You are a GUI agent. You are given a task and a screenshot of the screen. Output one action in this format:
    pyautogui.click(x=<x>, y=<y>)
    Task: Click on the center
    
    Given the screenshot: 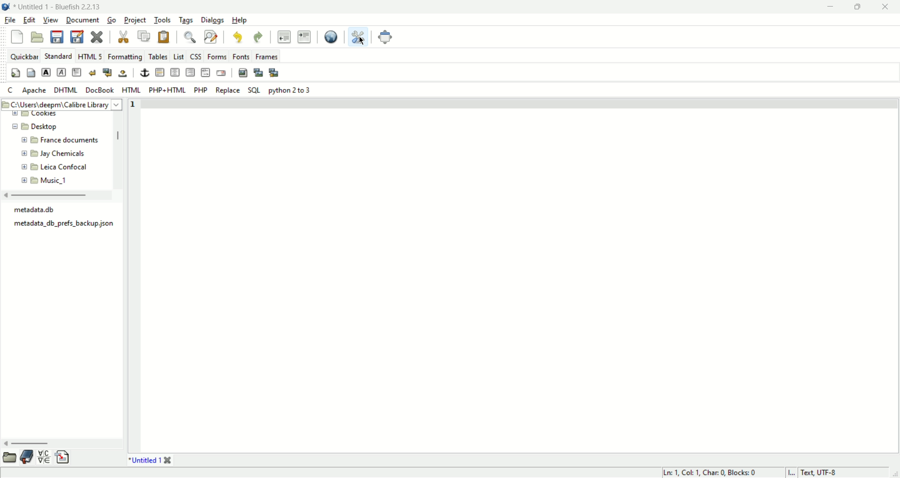 What is the action you would take?
    pyautogui.click(x=176, y=73)
    